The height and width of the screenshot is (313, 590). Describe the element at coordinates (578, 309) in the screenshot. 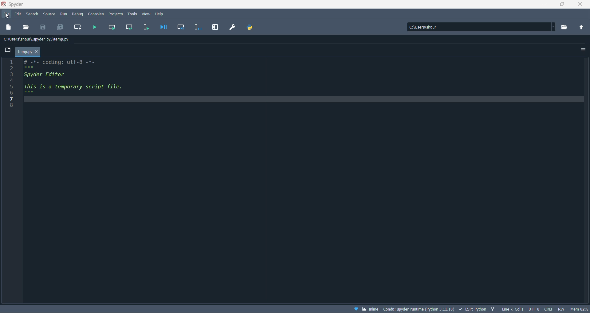

I see `memory` at that location.